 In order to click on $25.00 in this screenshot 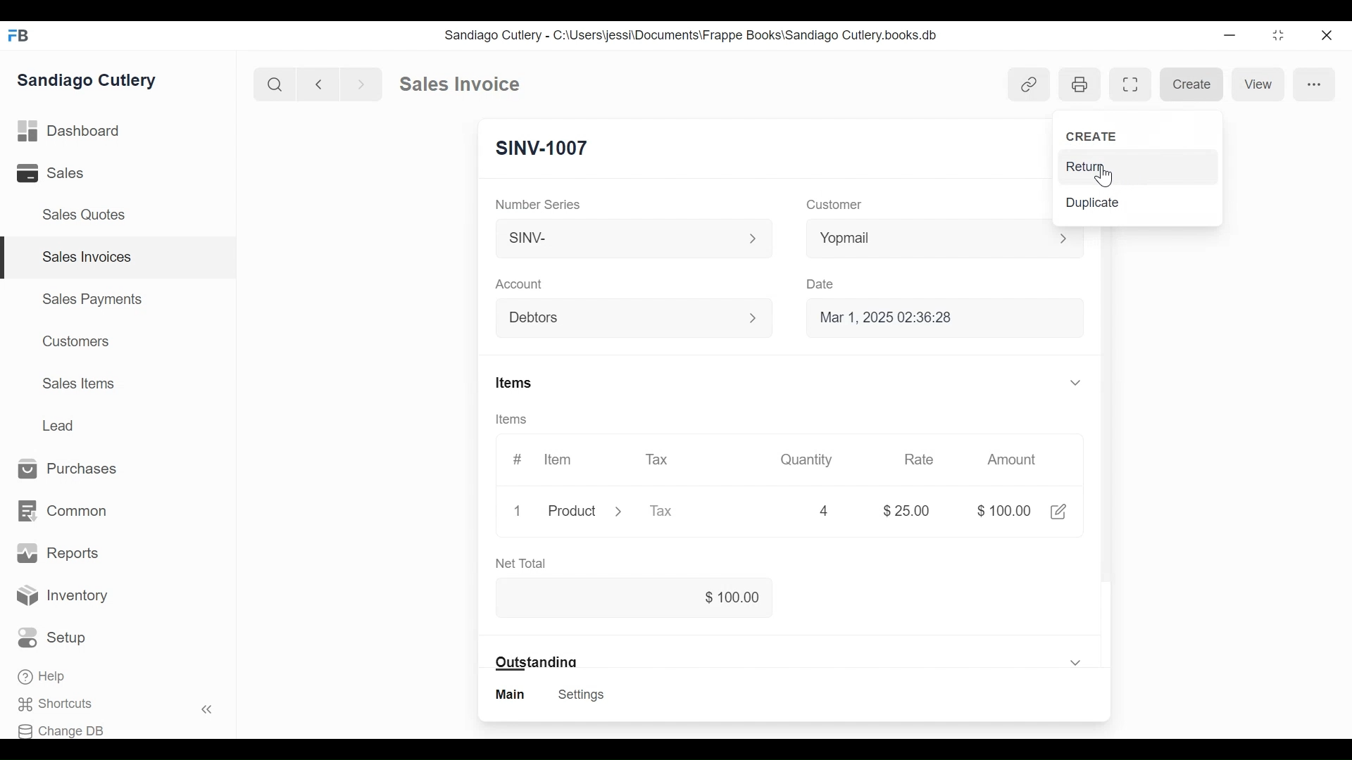, I will do `click(908, 510)`.